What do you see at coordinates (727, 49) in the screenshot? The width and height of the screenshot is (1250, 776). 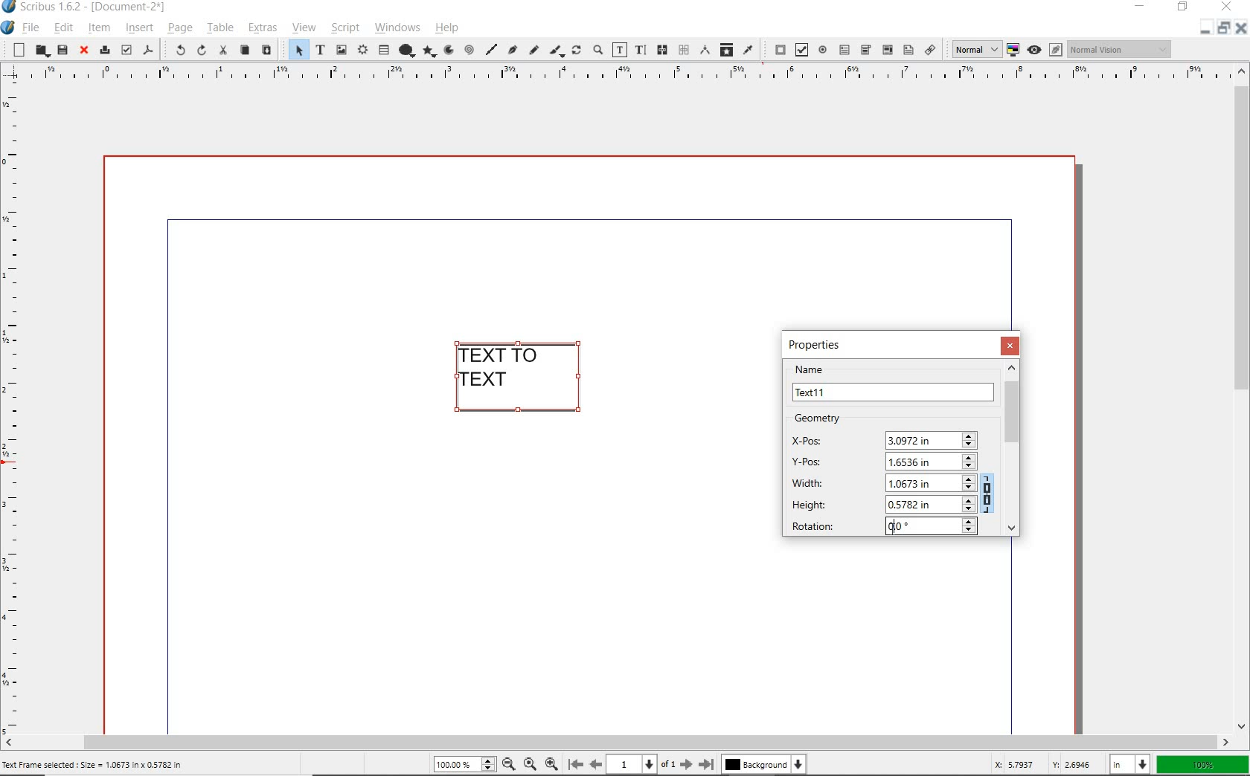 I see `copy item properties` at bounding box center [727, 49].